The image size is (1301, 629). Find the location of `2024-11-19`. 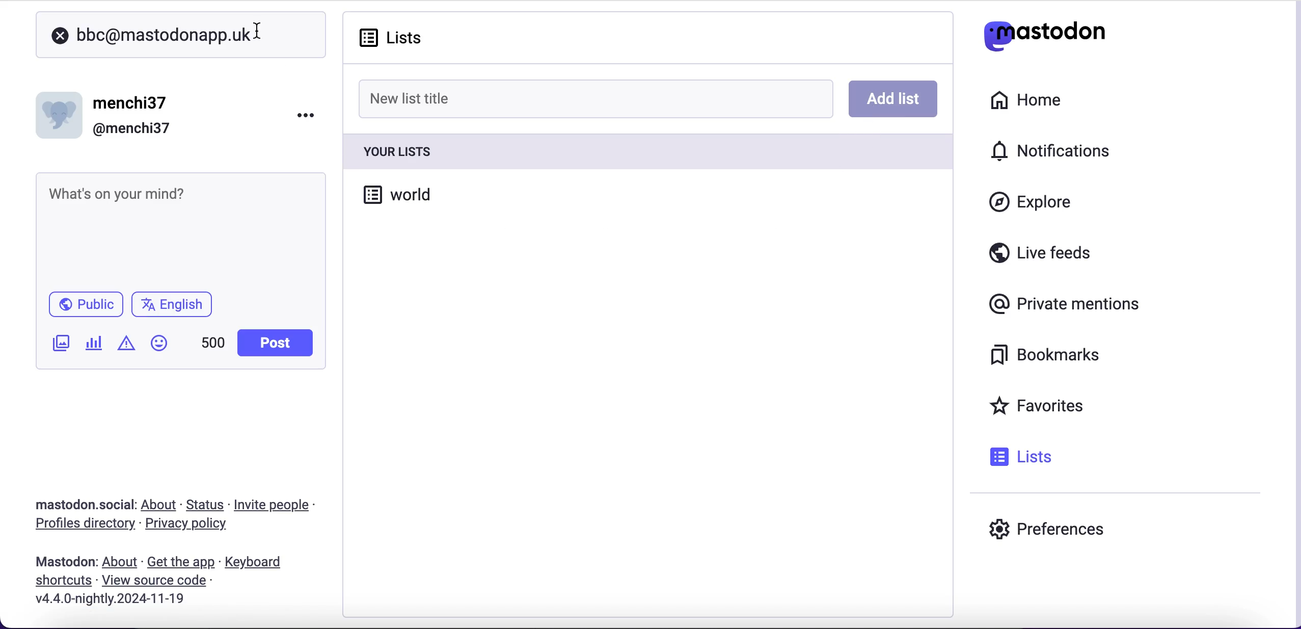

2024-11-19 is located at coordinates (118, 598).